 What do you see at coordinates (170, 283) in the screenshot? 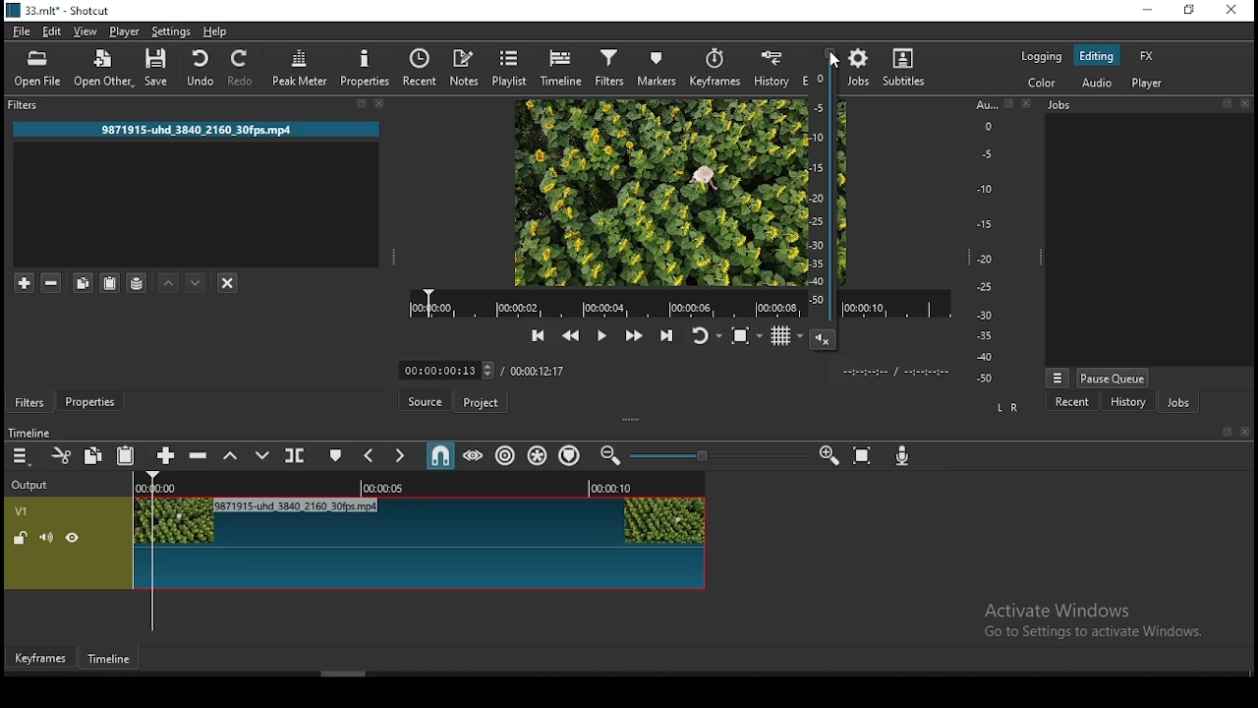
I see `move filter up` at bounding box center [170, 283].